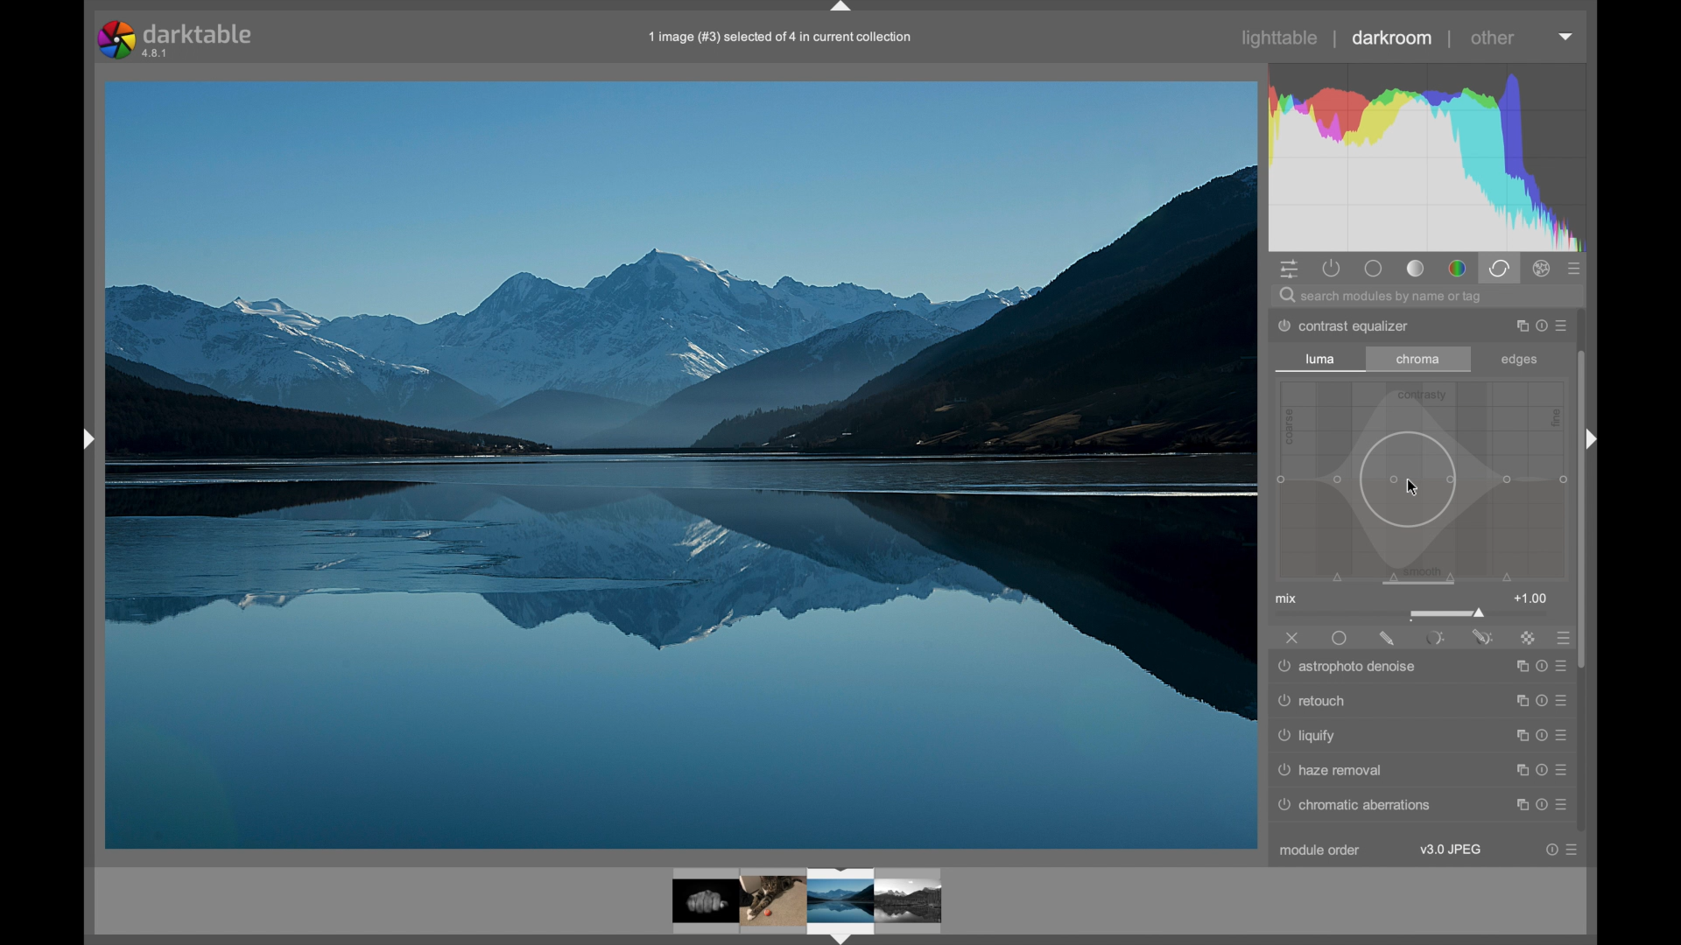 This screenshot has height=945, width=1681. What do you see at coordinates (1340, 638) in the screenshot?
I see `uniformly` at bounding box center [1340, 638].